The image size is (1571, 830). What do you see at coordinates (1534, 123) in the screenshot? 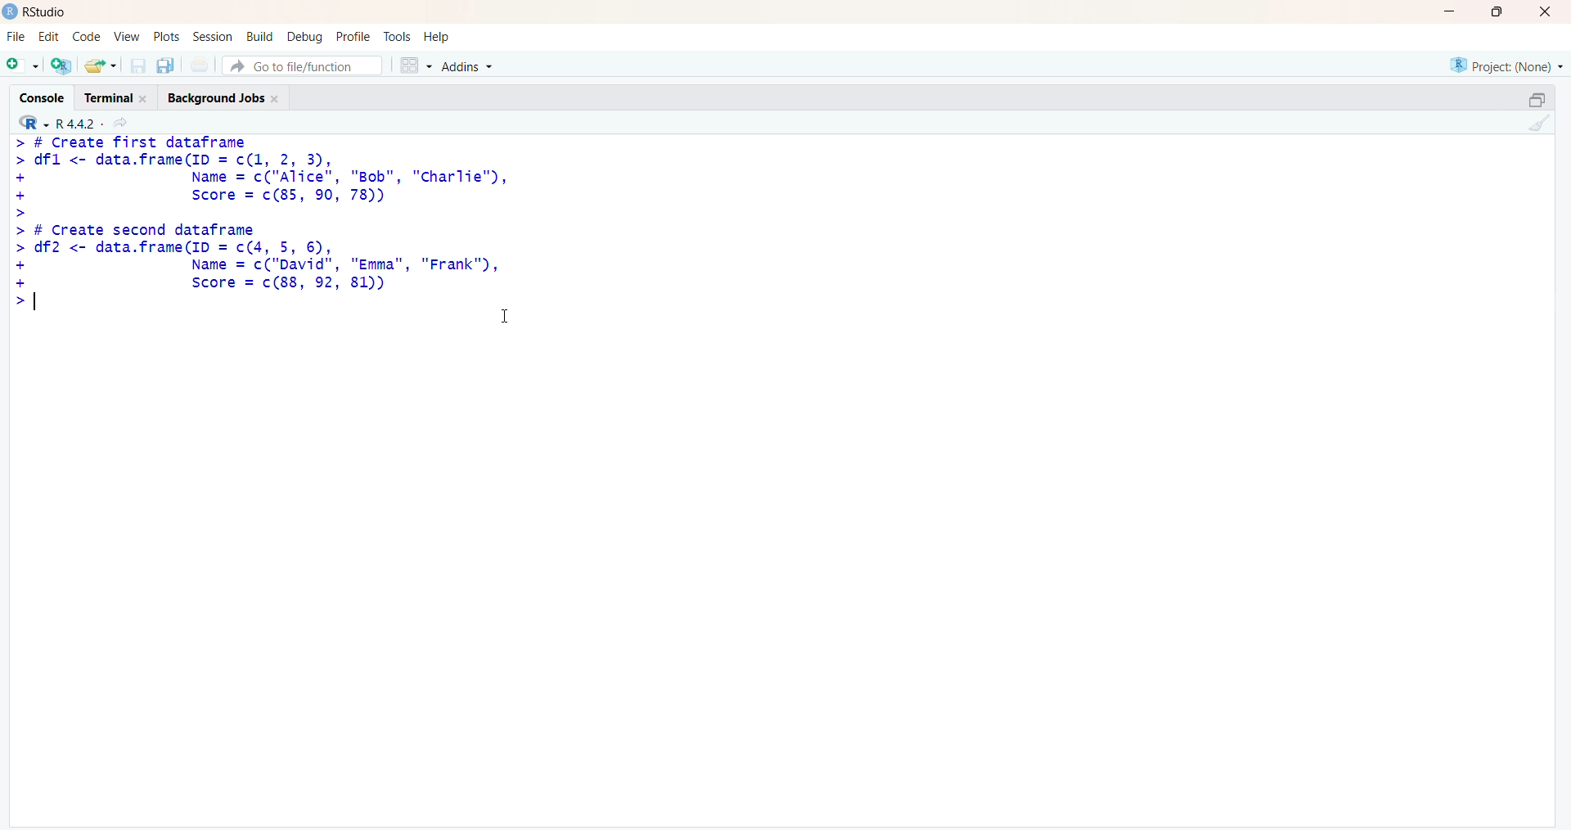
I see `clear console` at bounding box center [1534, 123].